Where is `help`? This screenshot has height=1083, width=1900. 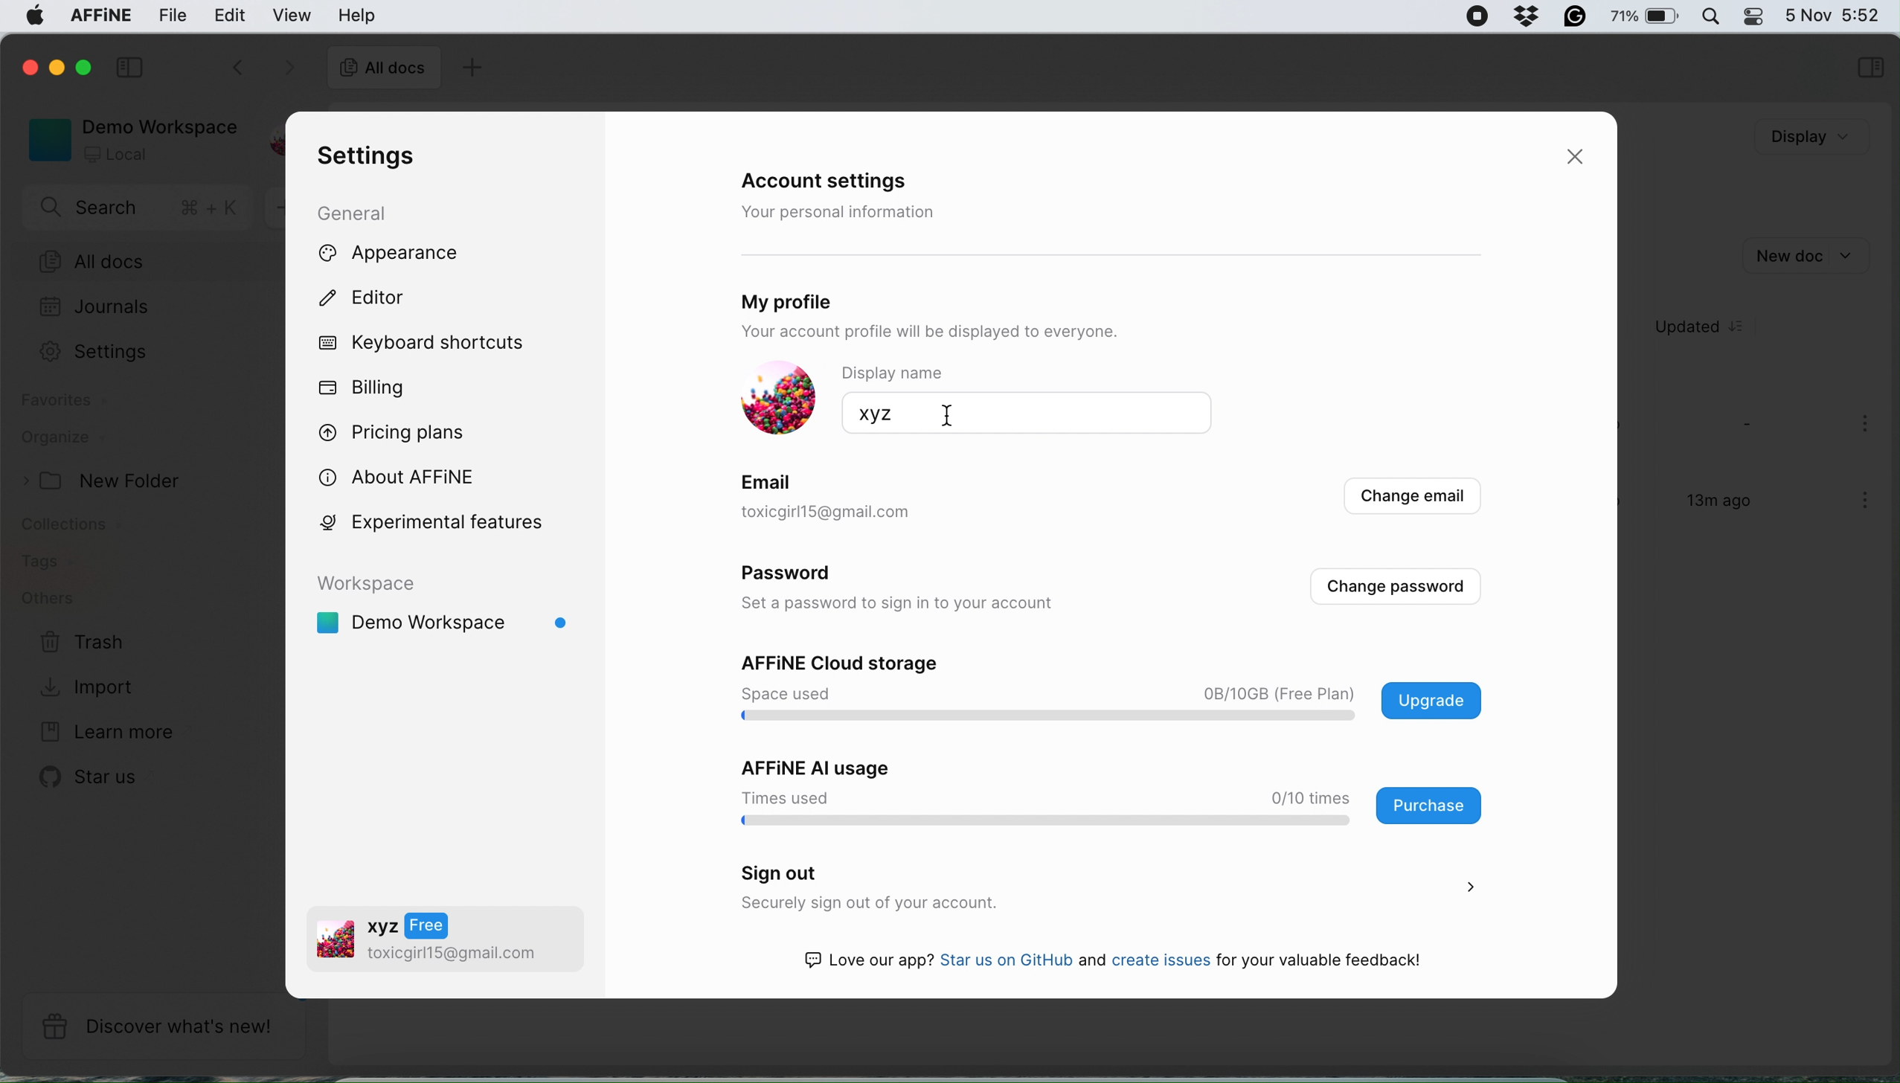
help is located at coordinates (356, 15).